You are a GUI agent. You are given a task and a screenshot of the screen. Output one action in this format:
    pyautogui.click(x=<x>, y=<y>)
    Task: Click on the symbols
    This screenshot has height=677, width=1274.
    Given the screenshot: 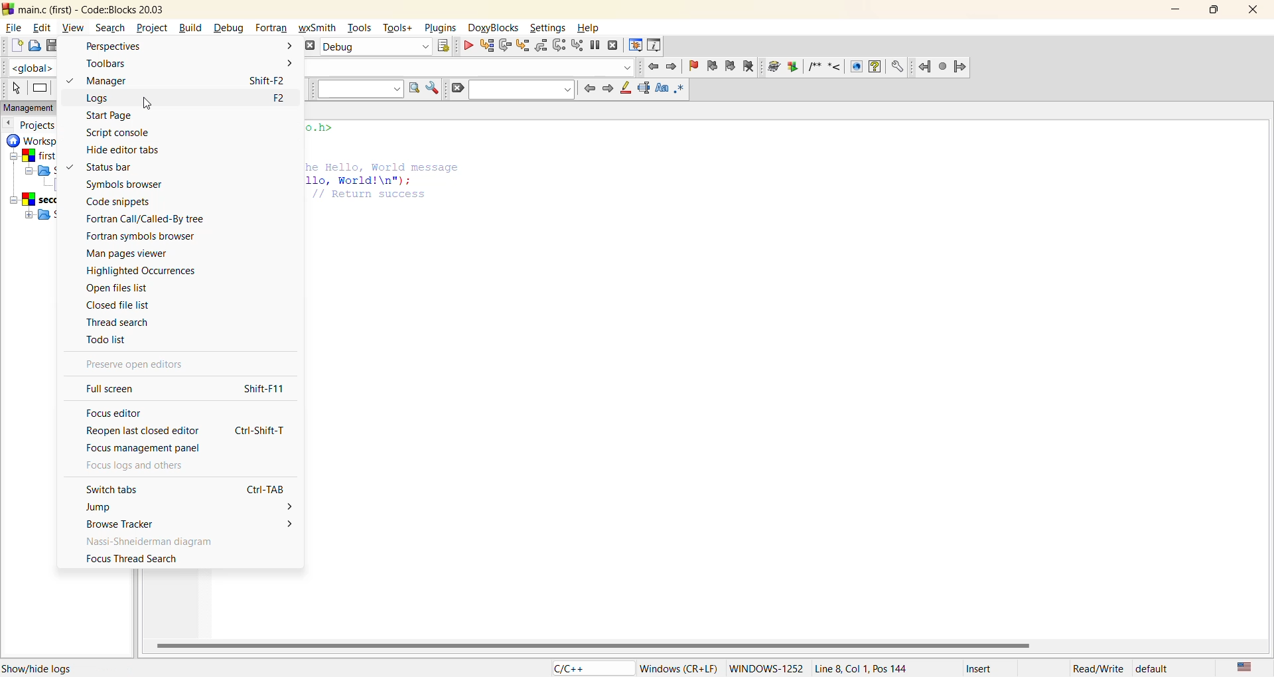 What is the action you would take?
    pyautogui.click(x=825, y=66)
    